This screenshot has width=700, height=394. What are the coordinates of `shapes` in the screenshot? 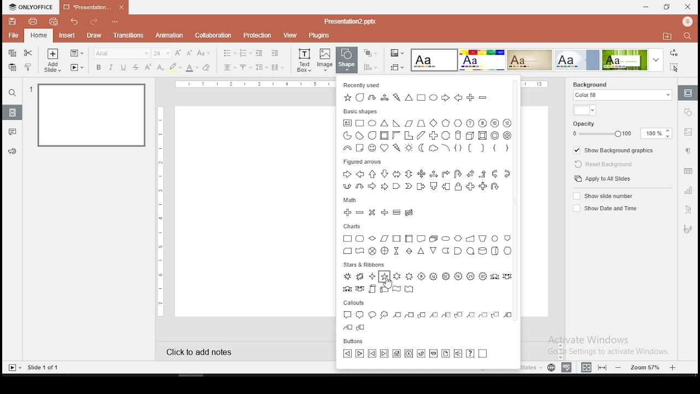 It's located at (346, 60).